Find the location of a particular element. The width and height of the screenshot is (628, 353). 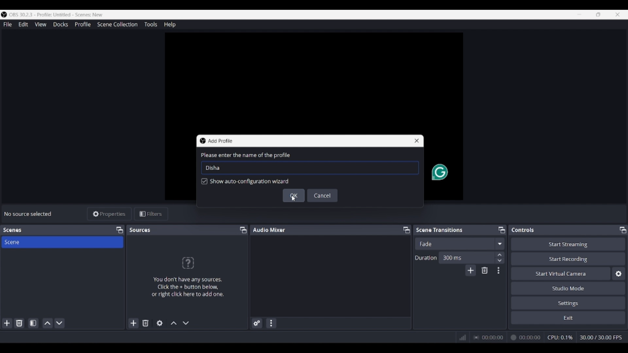

Remove selected source is located at coordinates (146, 323).